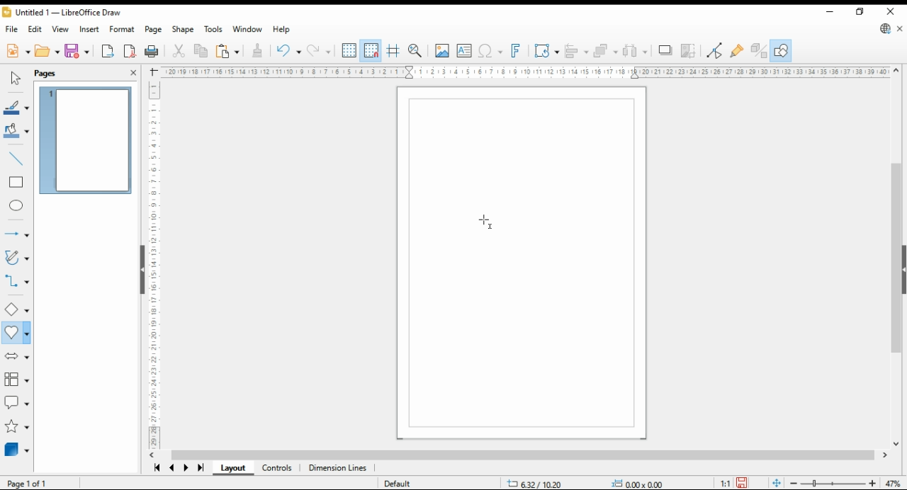 Image resolution: width=907 pixels, height=490 pixels. I want to click on Default, so click(399, 480).